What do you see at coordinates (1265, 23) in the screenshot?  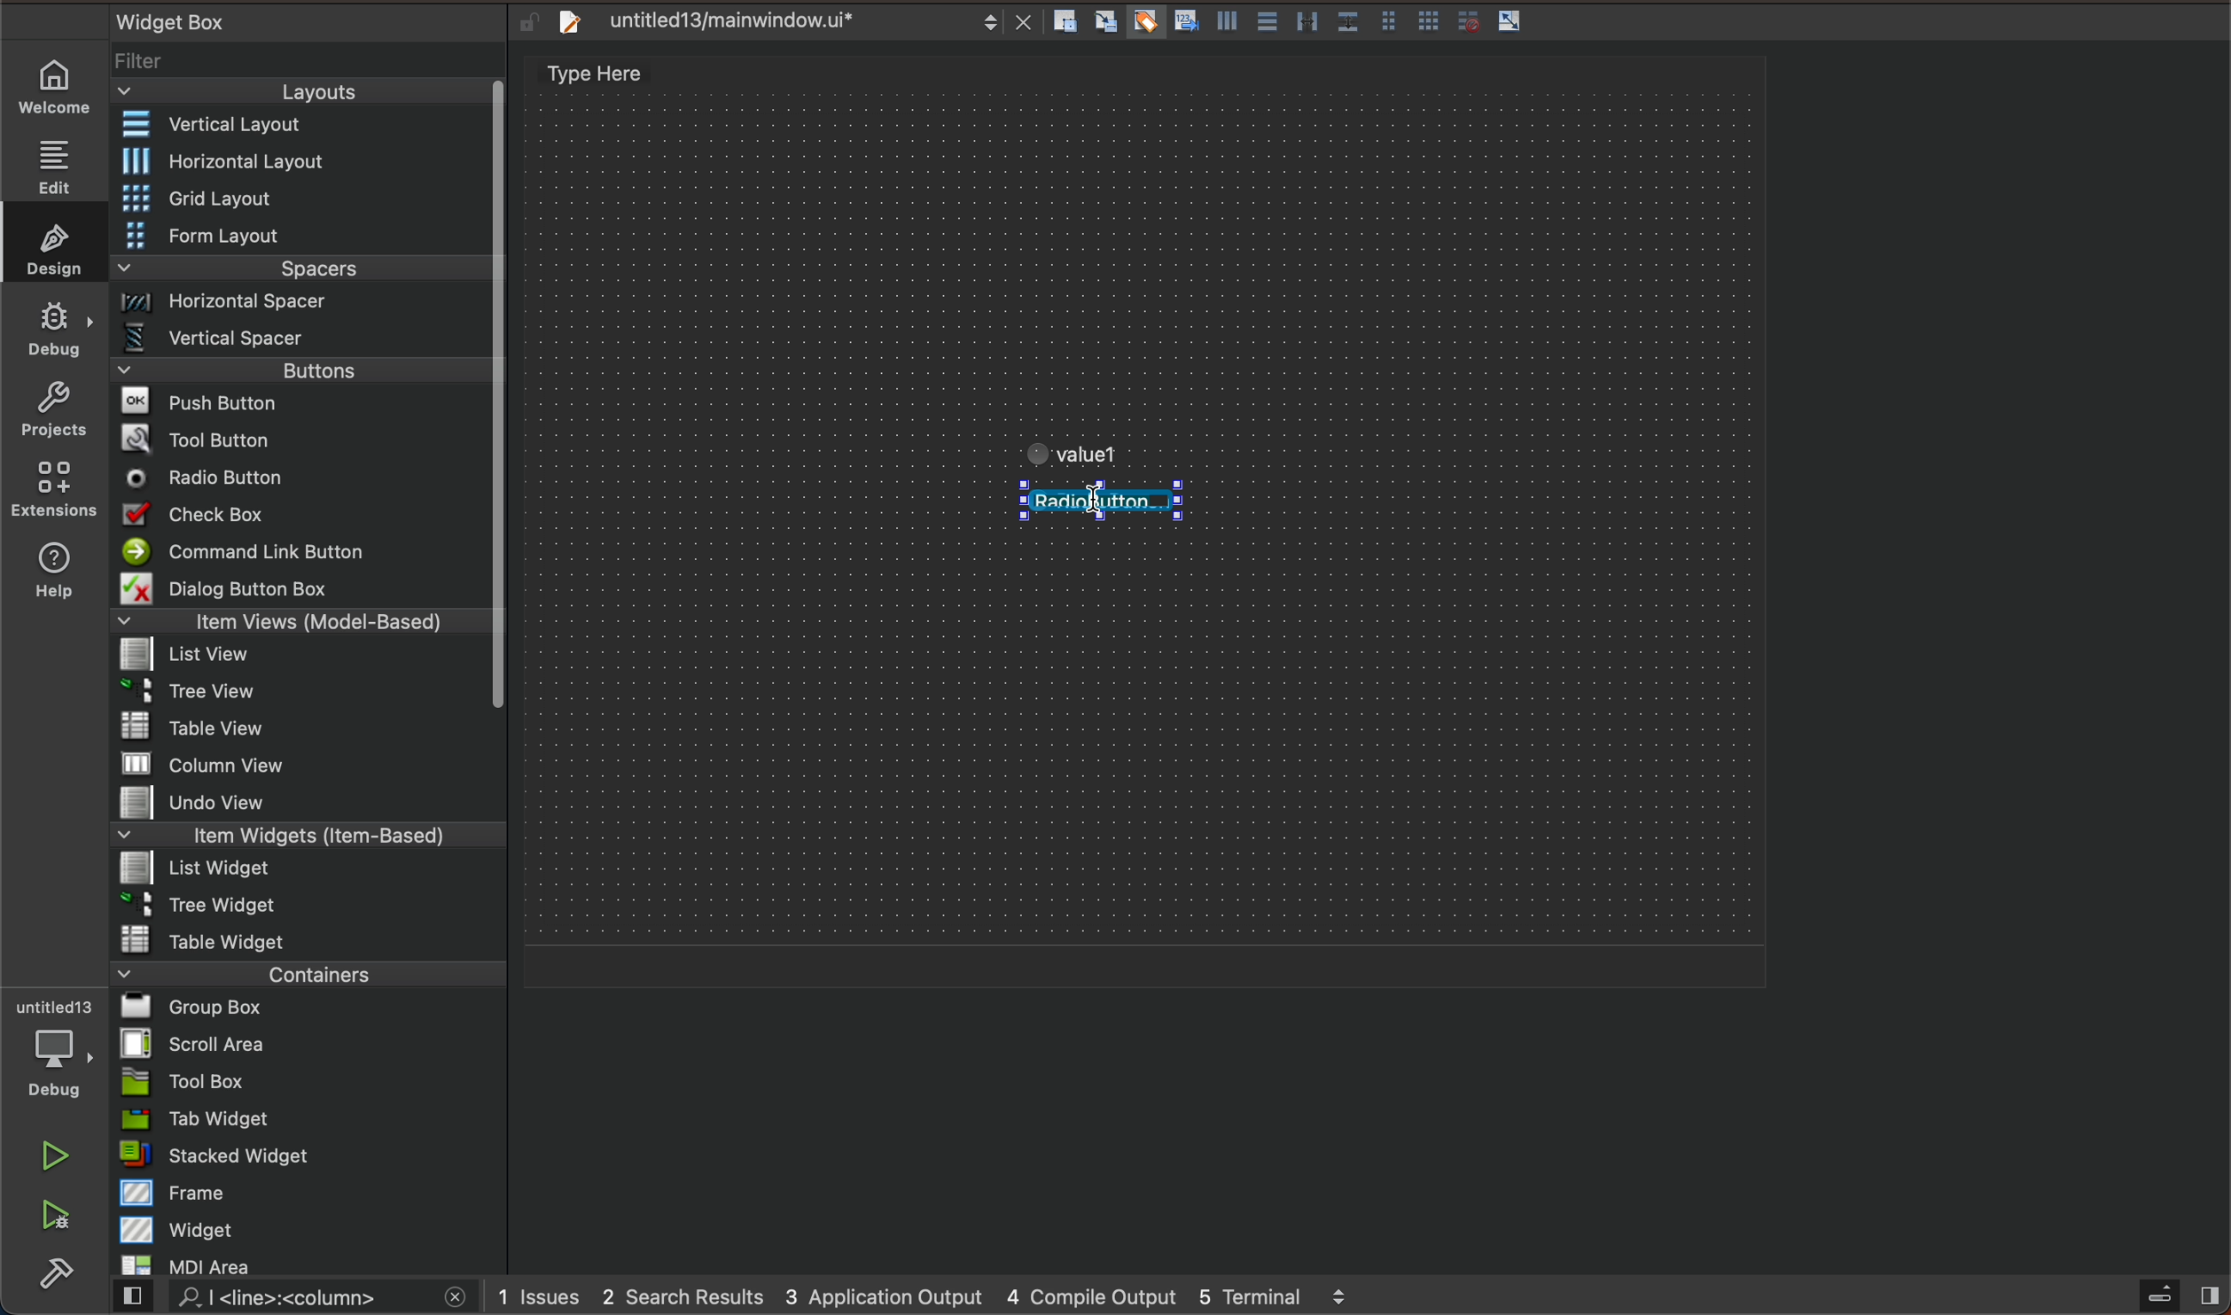 I see `` at bounding box center [1265, 23].